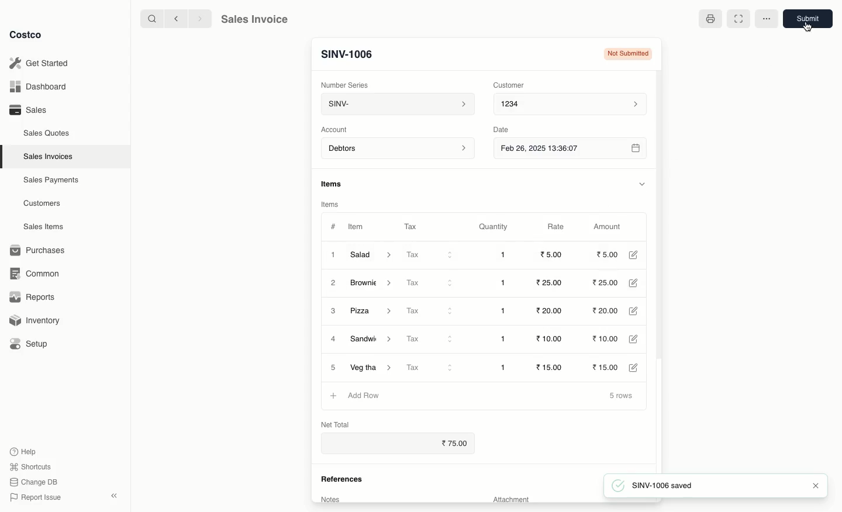 This screenshot has height=512, width=842. What do you see at coordinates (736, 20) in the screenshot?
I see `Full width toggle` at bounding box center [736, 20].